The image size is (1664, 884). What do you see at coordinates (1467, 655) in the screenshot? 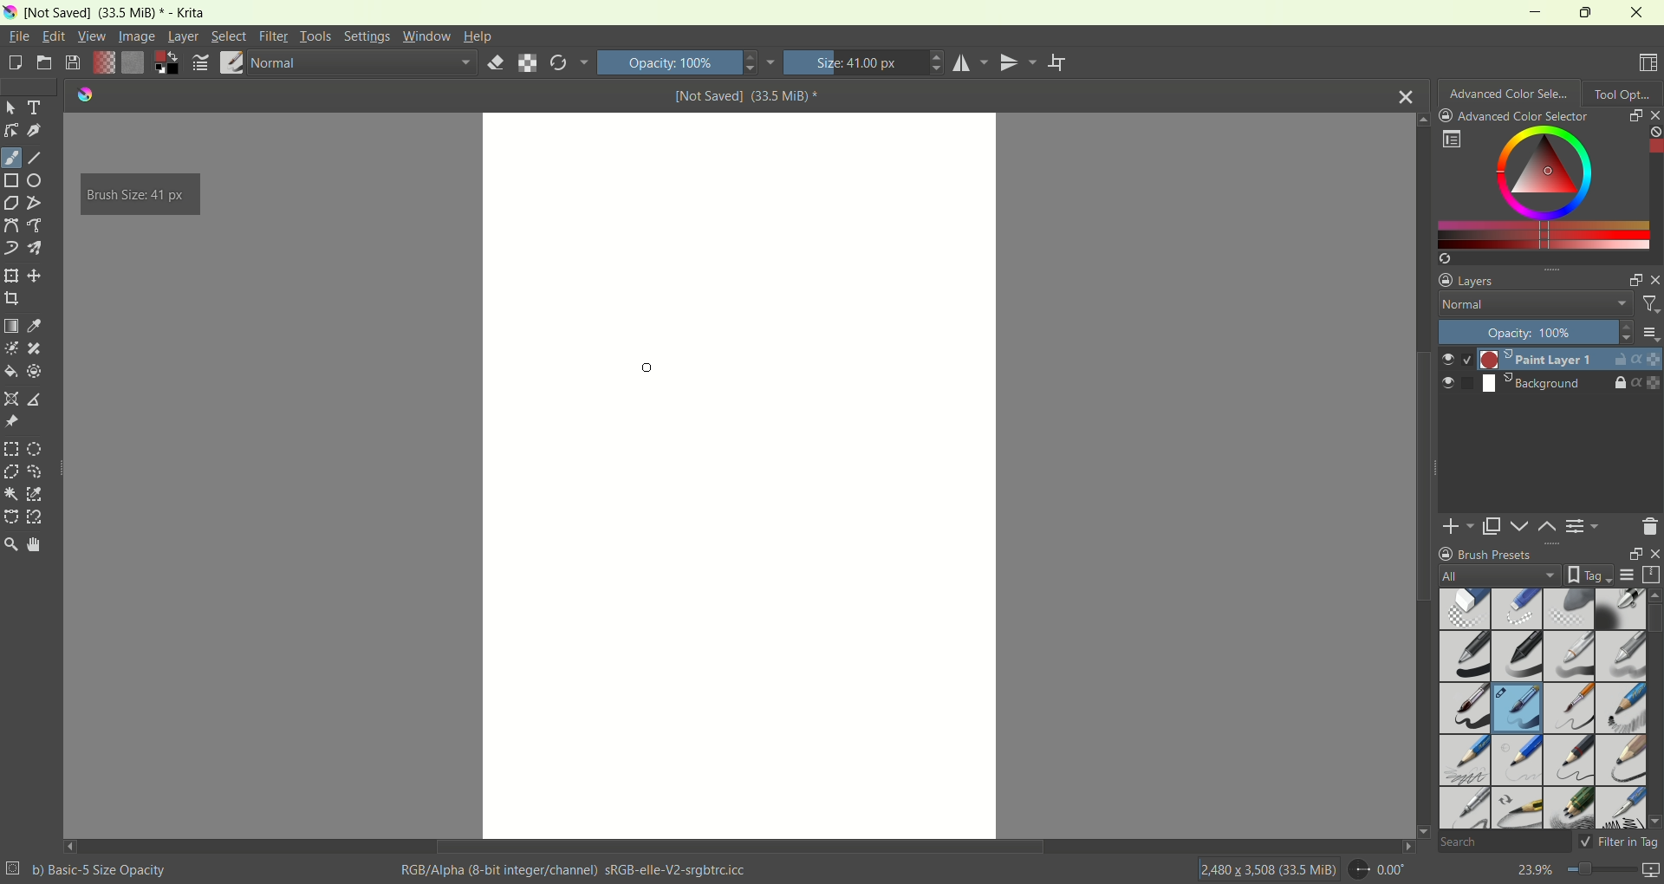
I see `basic 1` at bounding box center [1467, 655].